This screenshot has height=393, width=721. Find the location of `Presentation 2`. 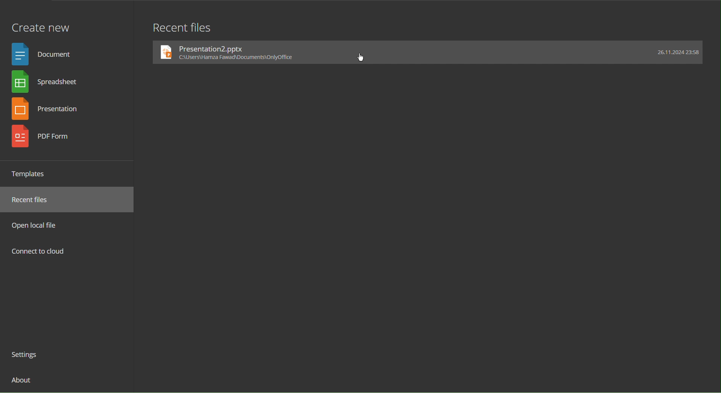

Presentation 2 is located at coordinates (428, 52).